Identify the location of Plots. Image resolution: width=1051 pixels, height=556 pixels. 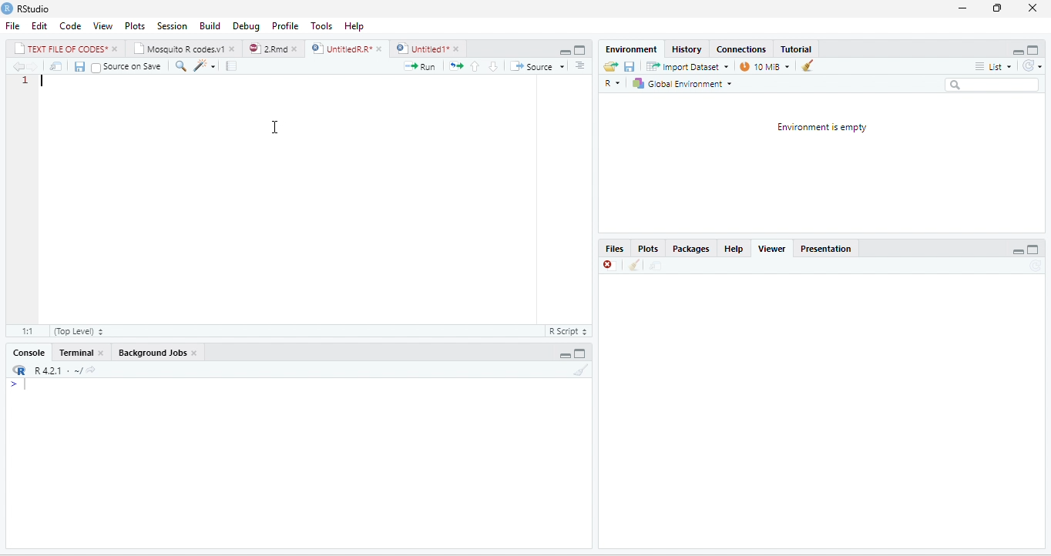
(651, 249).